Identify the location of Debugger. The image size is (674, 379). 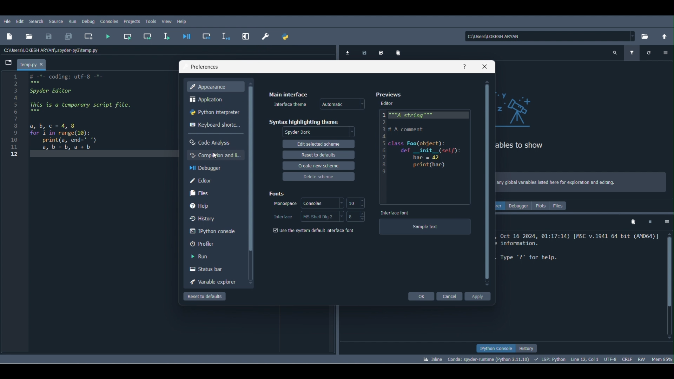
(520, 205).